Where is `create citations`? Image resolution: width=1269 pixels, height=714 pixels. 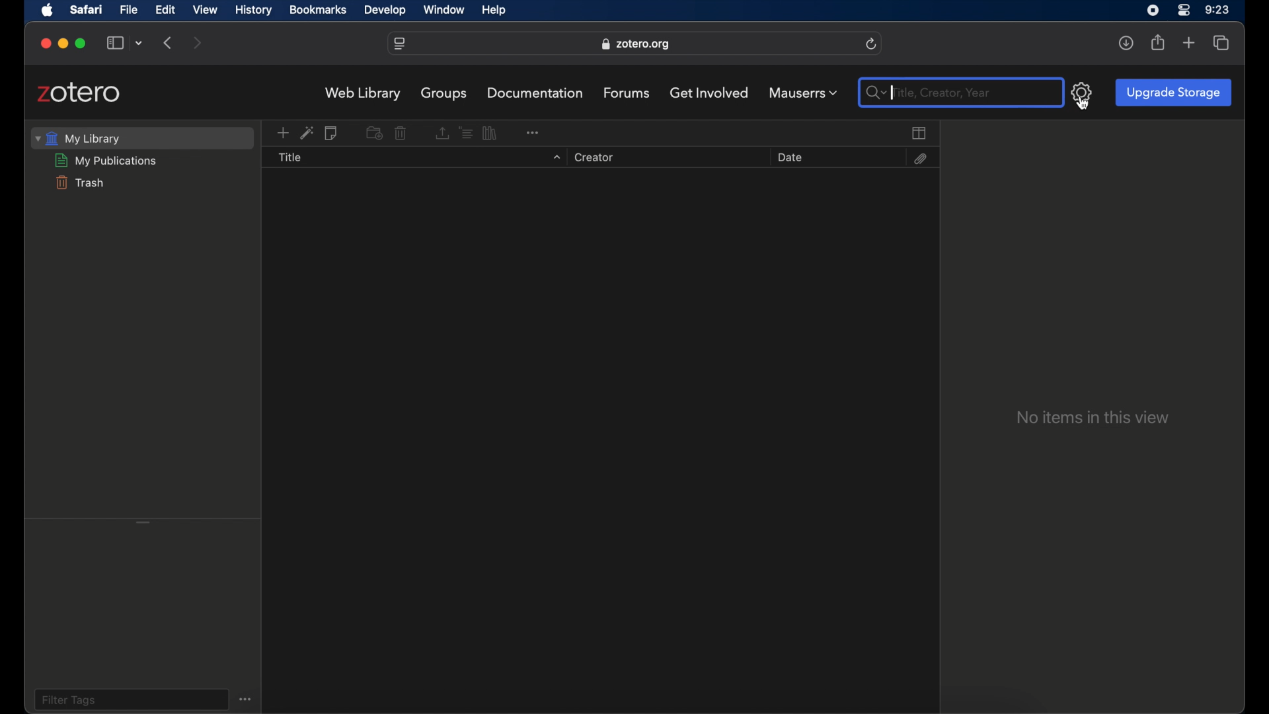
create citations is located at coordinates (465, 132).